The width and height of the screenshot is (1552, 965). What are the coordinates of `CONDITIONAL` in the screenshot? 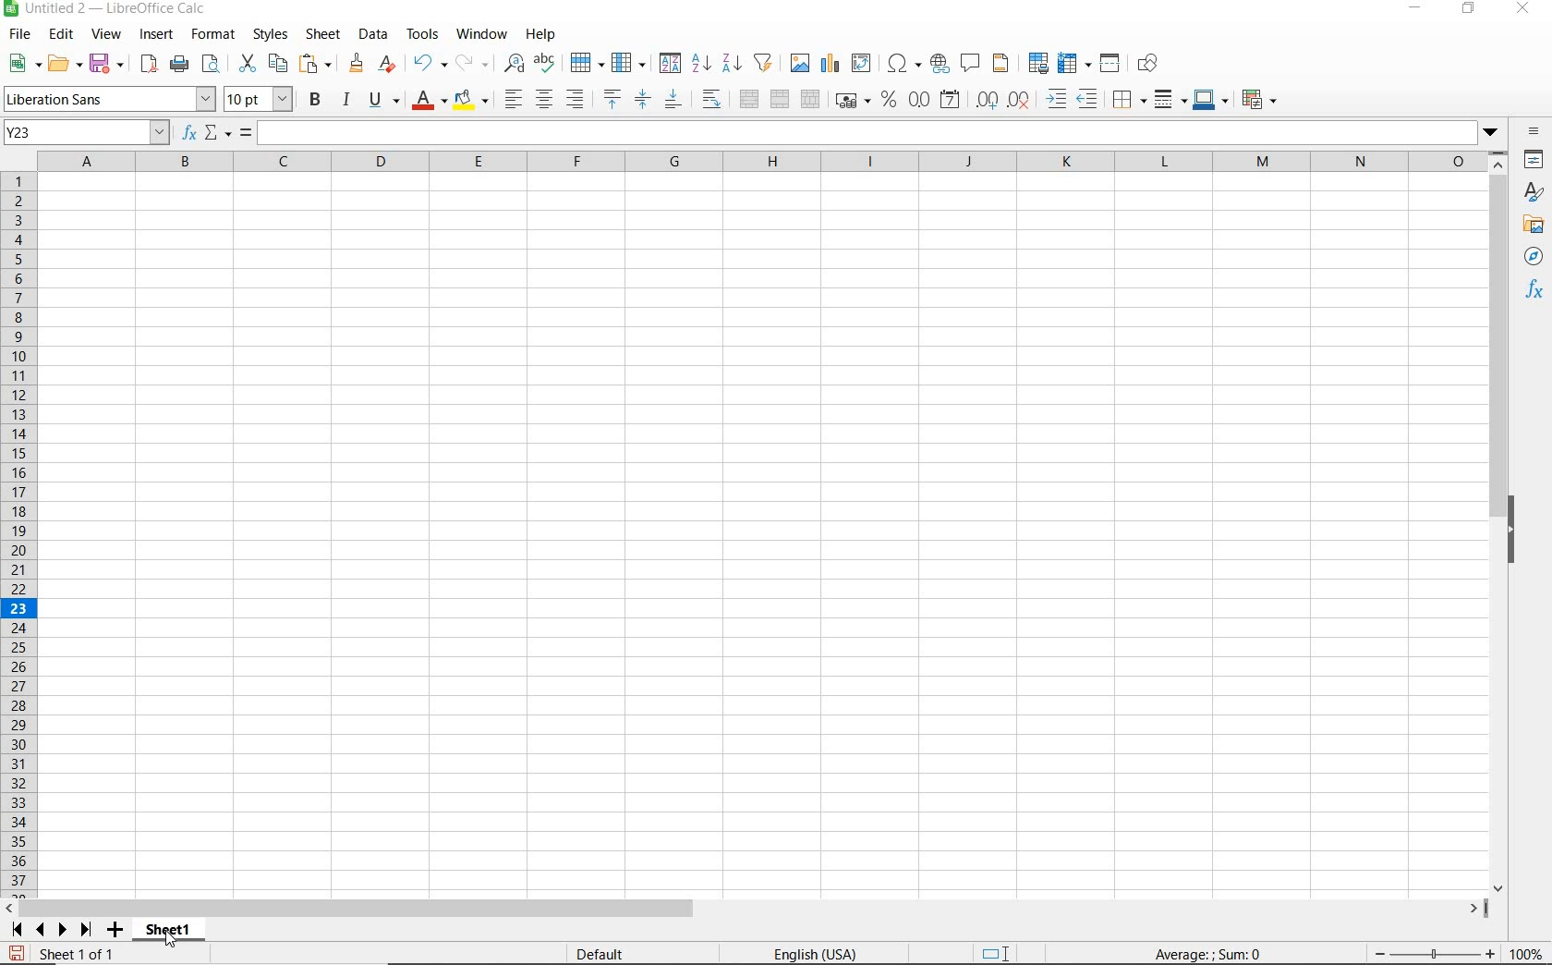 It's located at (1258, 99).